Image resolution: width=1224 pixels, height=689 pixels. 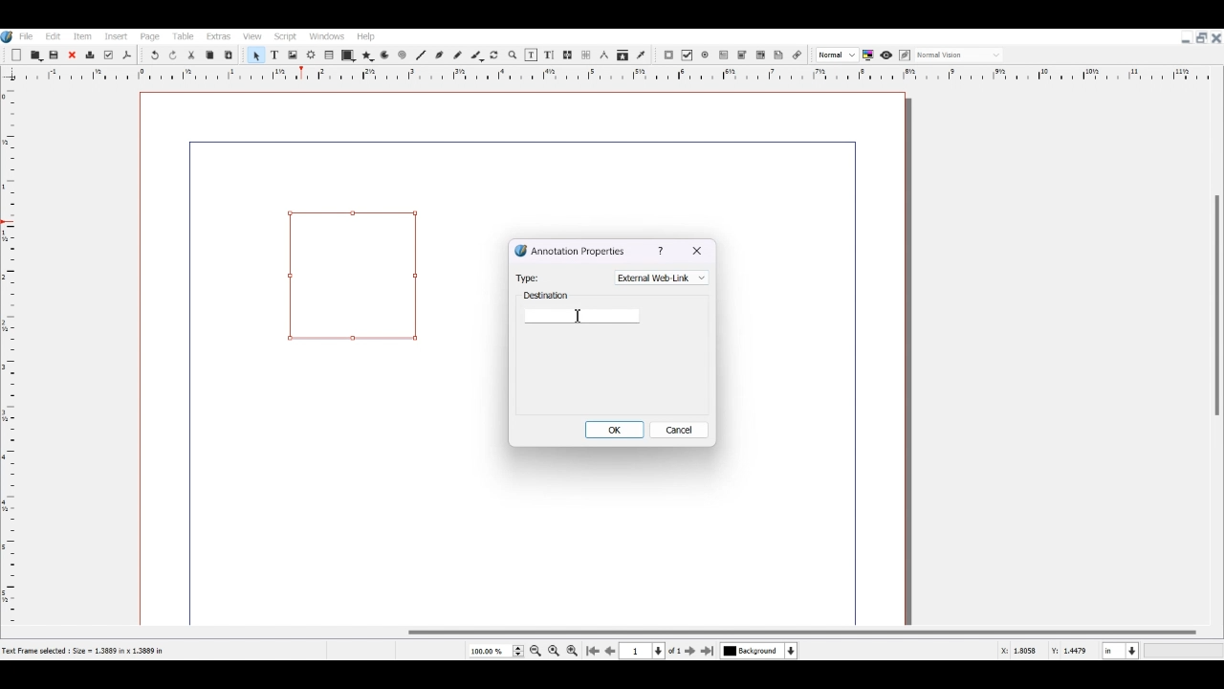 I want to click on Insert, so click(x=115, y=36).